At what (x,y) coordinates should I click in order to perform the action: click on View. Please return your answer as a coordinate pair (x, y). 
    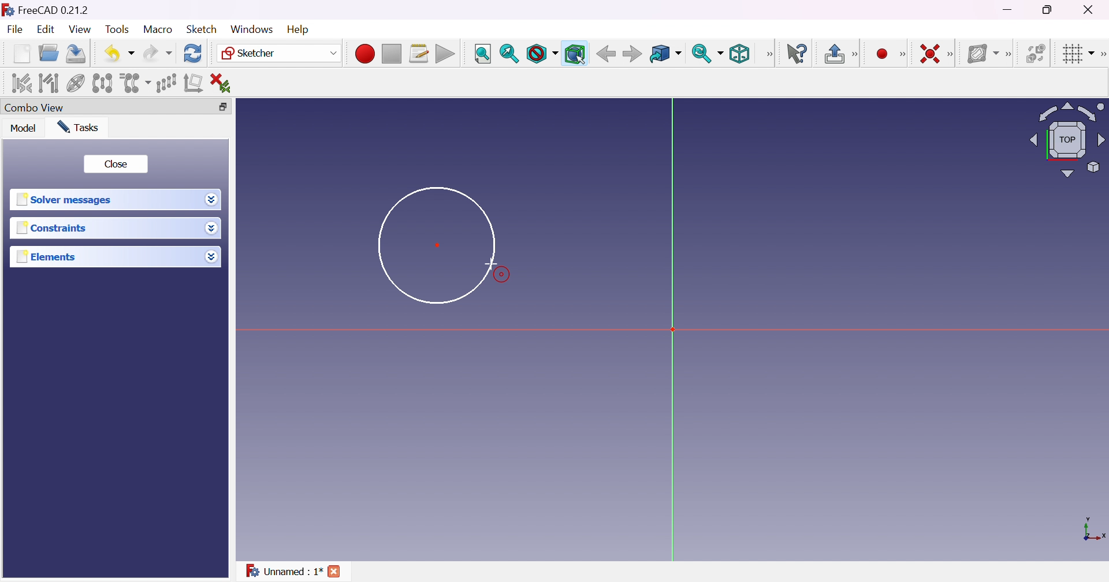
    Looking at the image, I should click on (79, 29).